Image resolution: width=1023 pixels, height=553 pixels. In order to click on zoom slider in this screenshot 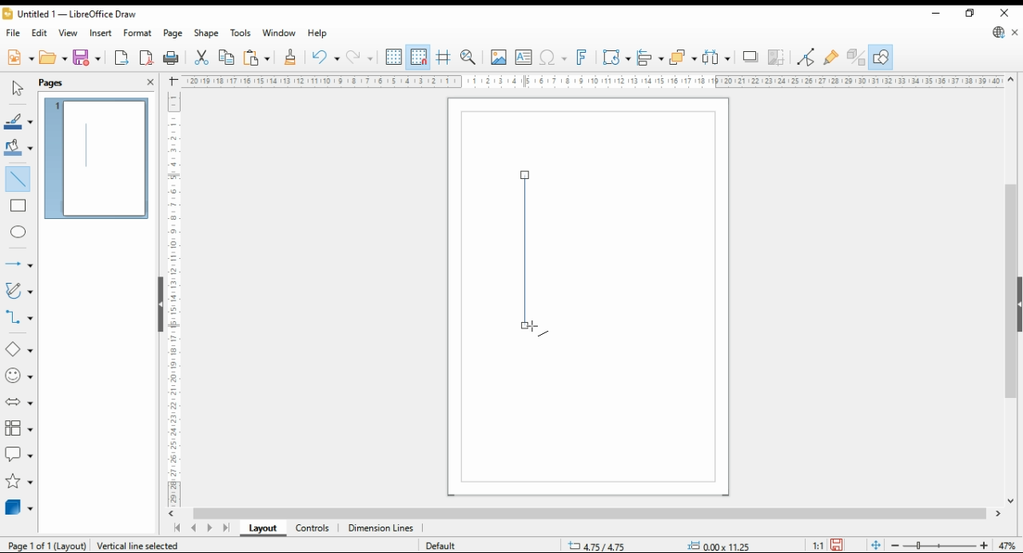, I will do `click(940, 547)`.